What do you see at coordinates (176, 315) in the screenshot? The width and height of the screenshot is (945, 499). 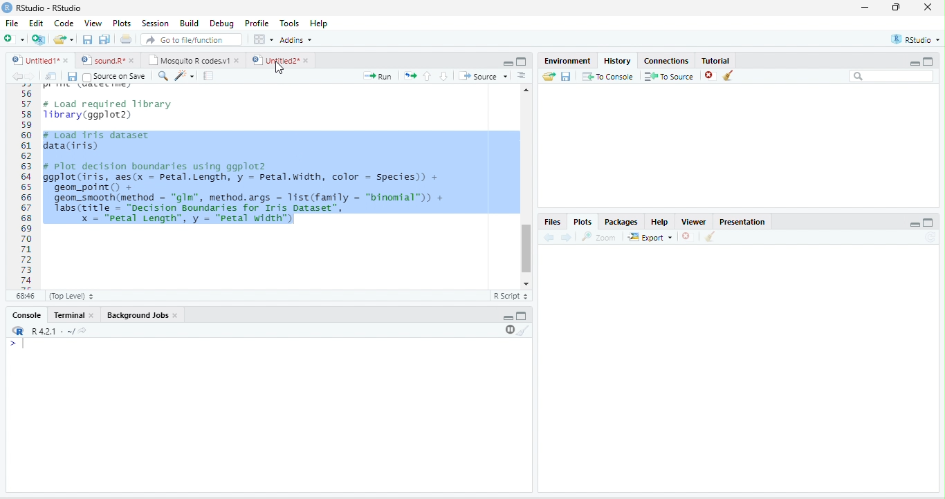 I see `close` at bounding box center [176, 315].